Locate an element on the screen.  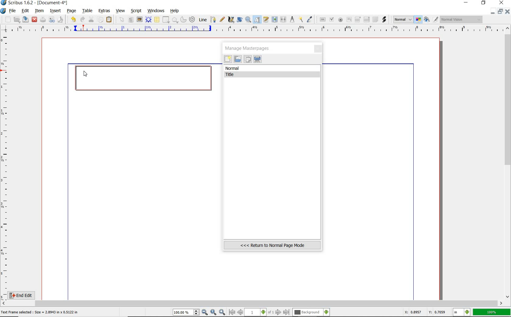
100% is located at coordinates (492, 312).